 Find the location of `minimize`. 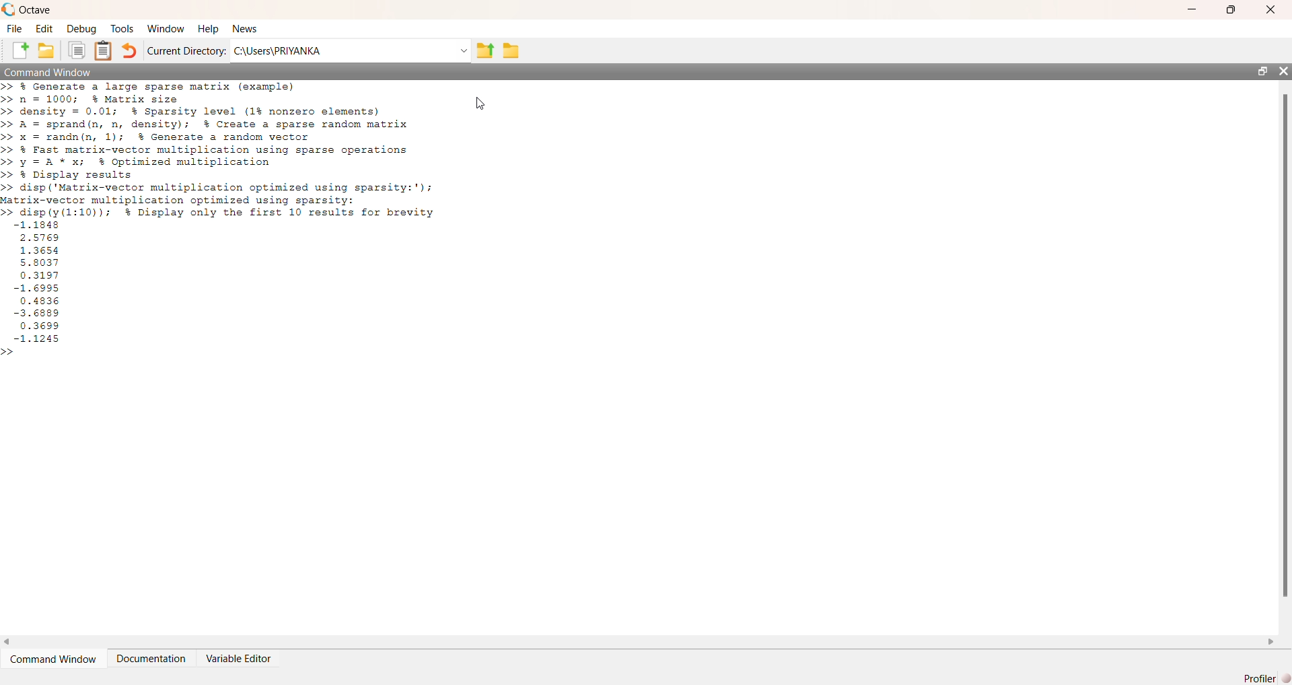

minimize is located at coordinates (1192, 10).